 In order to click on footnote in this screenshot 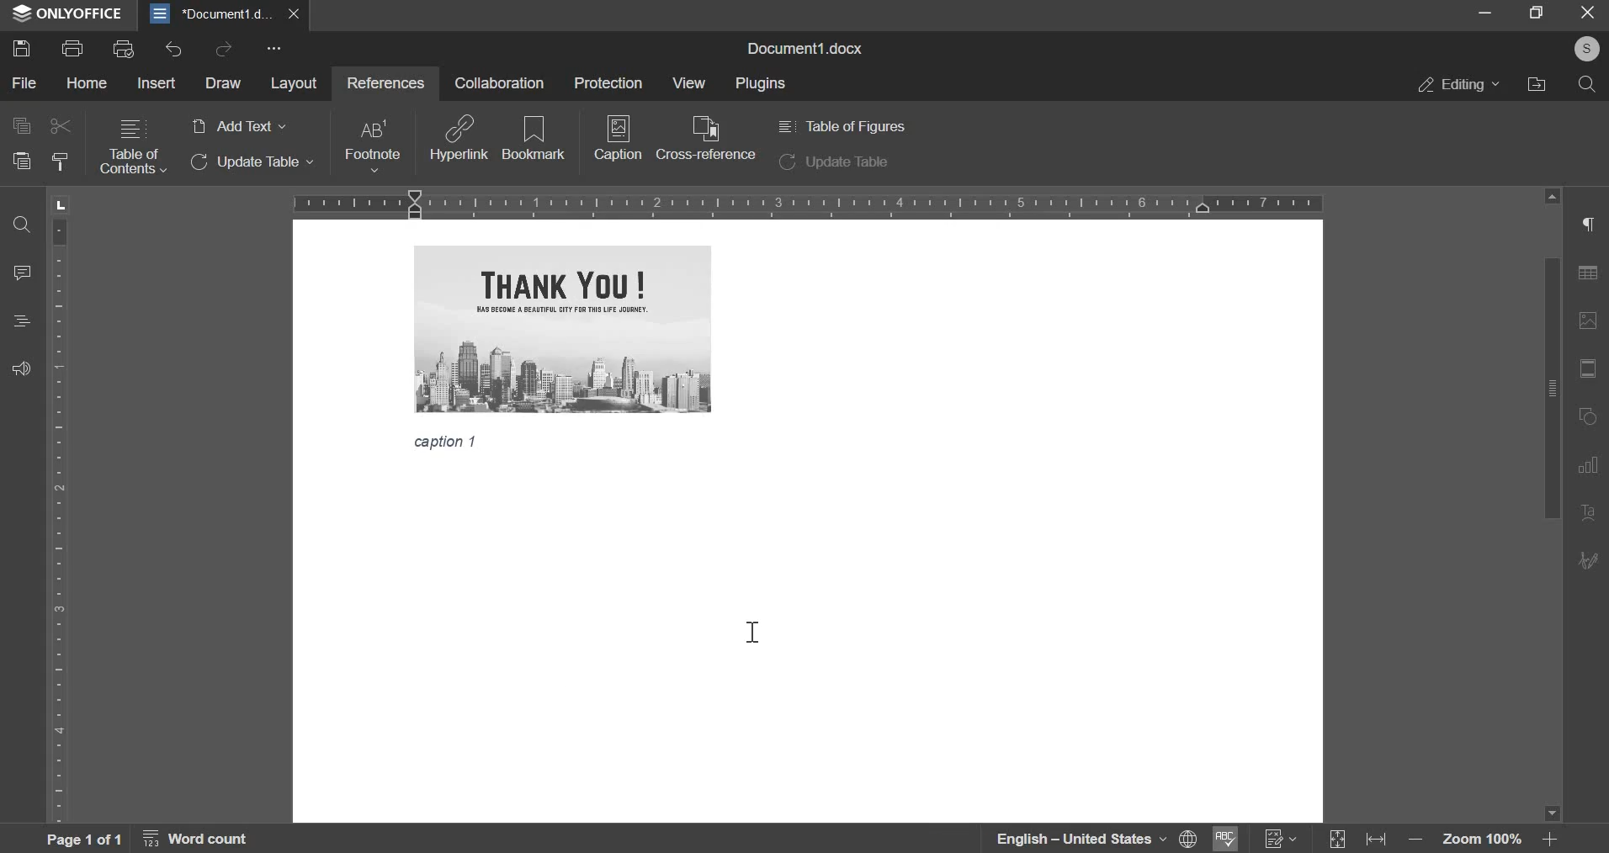, I will do `click(371, 146)`.